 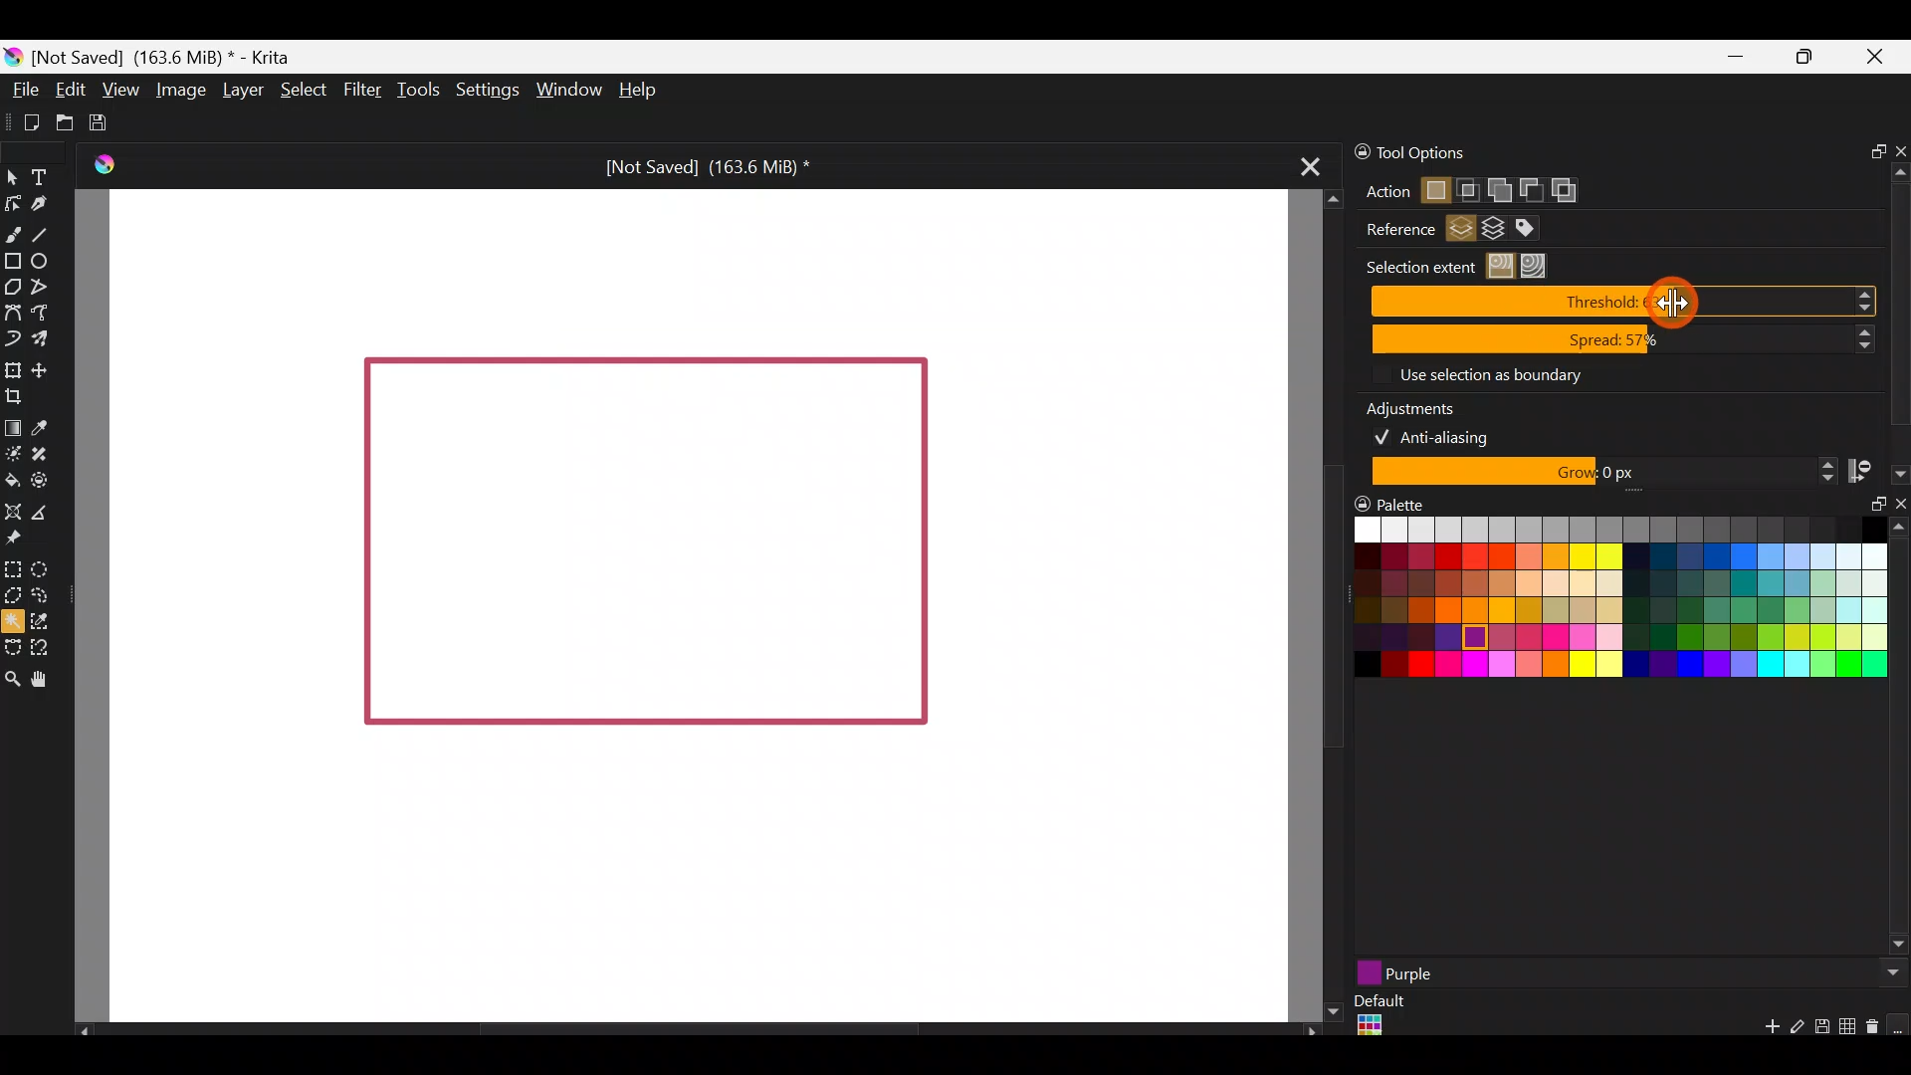 I want to click on Text tool, so click(x=41, y=174).